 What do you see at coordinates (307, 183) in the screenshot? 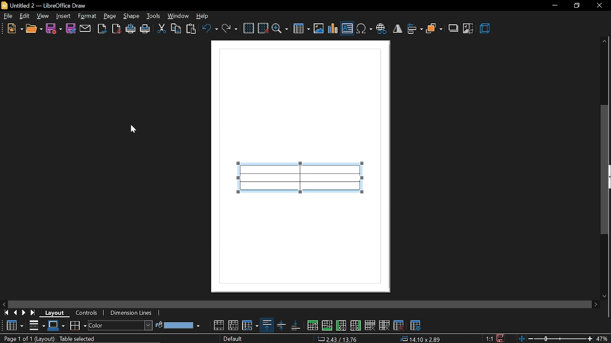
I see `Table added` at bounding box center [307, 183].